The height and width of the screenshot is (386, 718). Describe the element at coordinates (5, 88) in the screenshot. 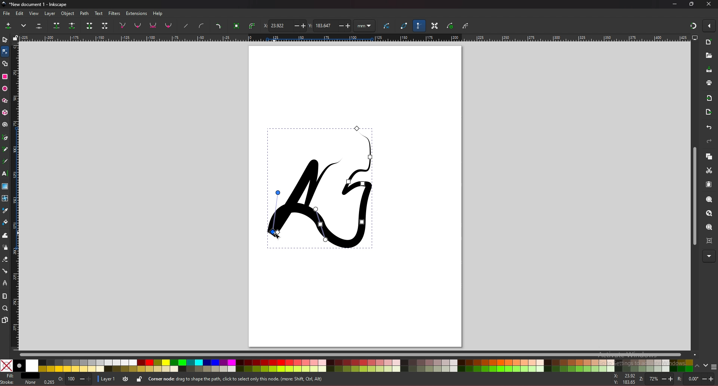

I see `ellipse` at that location.